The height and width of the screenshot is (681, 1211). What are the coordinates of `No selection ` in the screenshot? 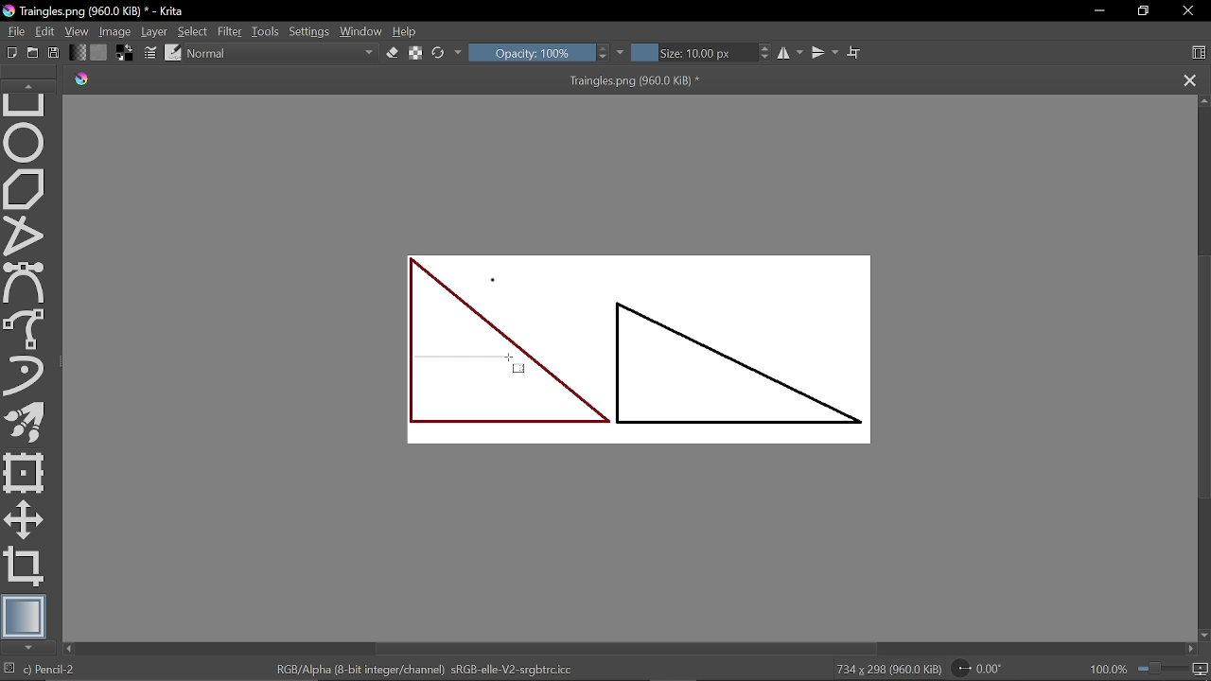 It's located at (8, 670).